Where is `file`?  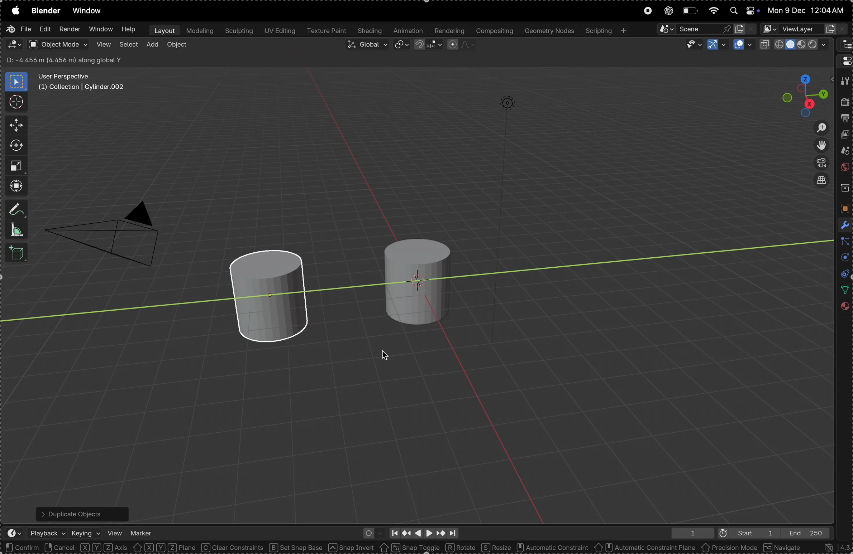 file is located at coordinates (18, 29).